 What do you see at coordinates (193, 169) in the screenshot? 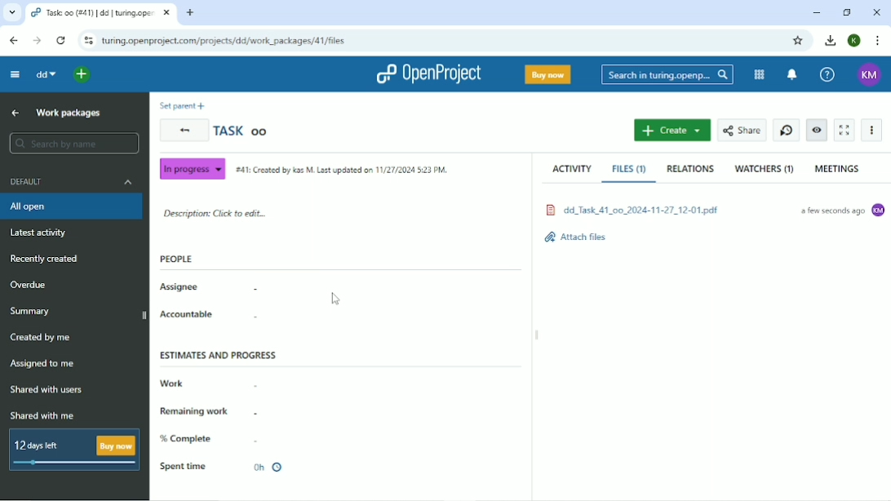
I see `In progress` at bounding box center [193, 169].